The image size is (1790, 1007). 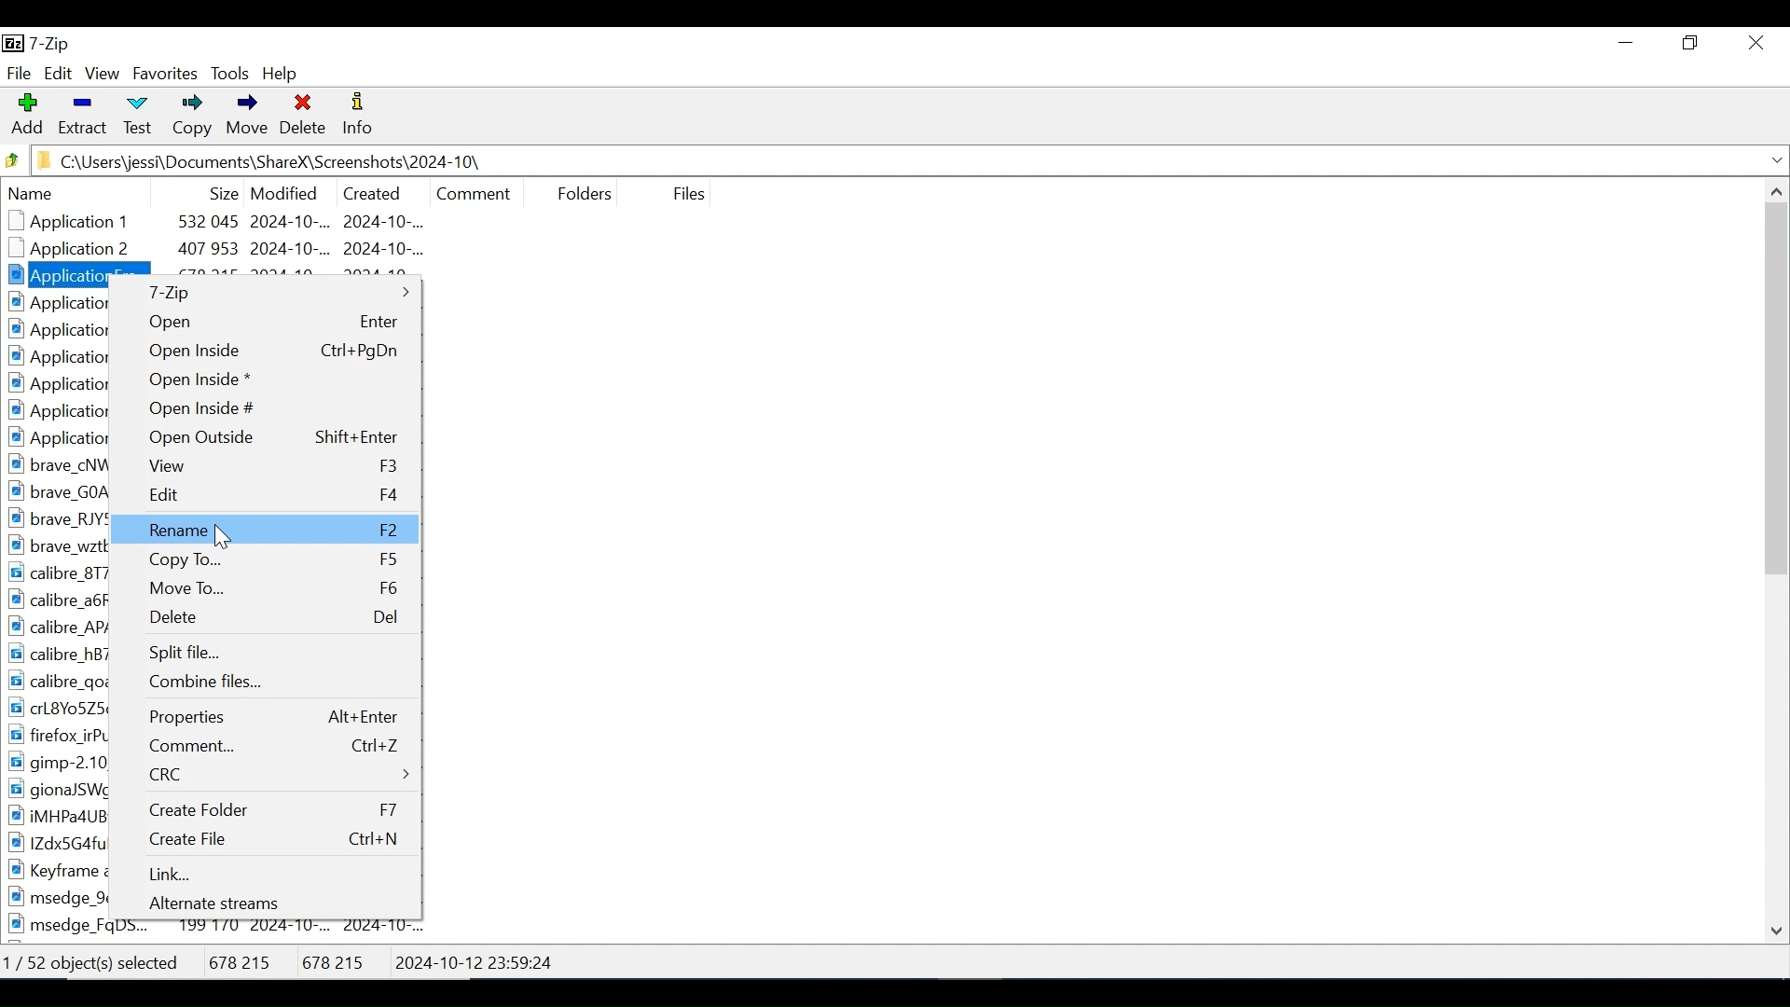 What do you see at coordinates (94, 194) in the screenshot?
I see `Name` at bounding box center [94, 194].